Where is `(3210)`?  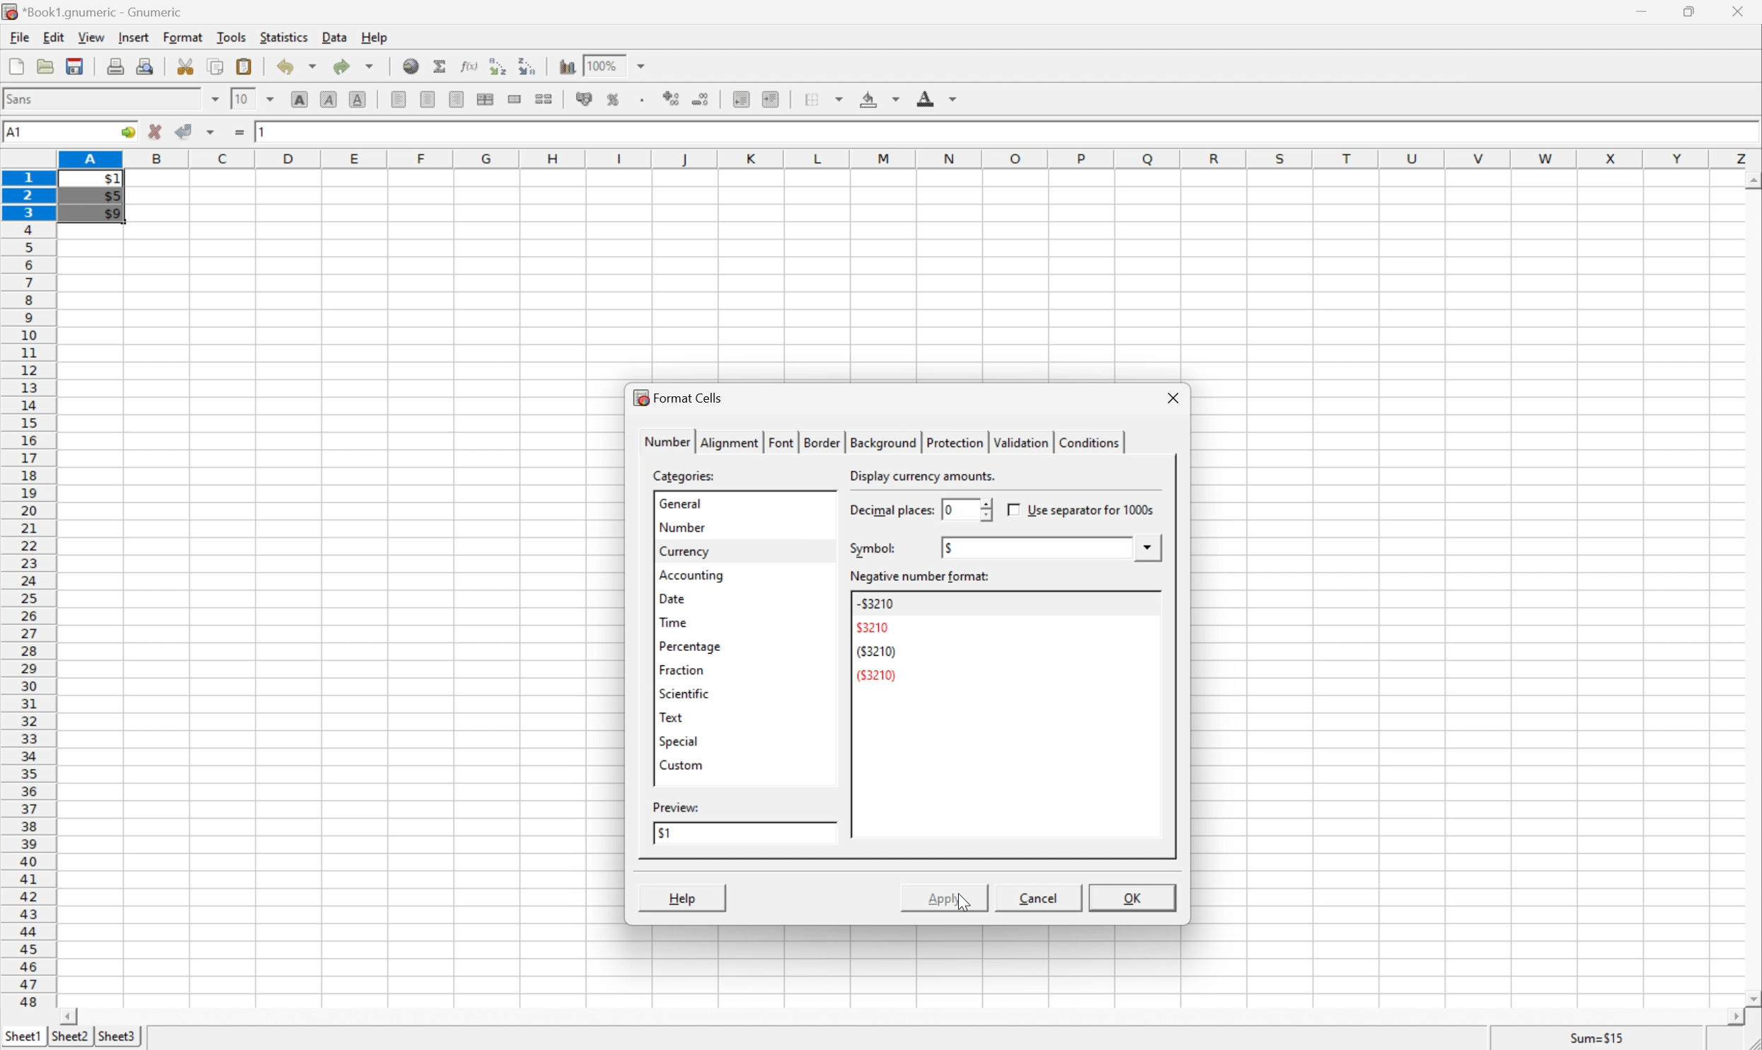 (3210) is located at coordinates (875, 651).